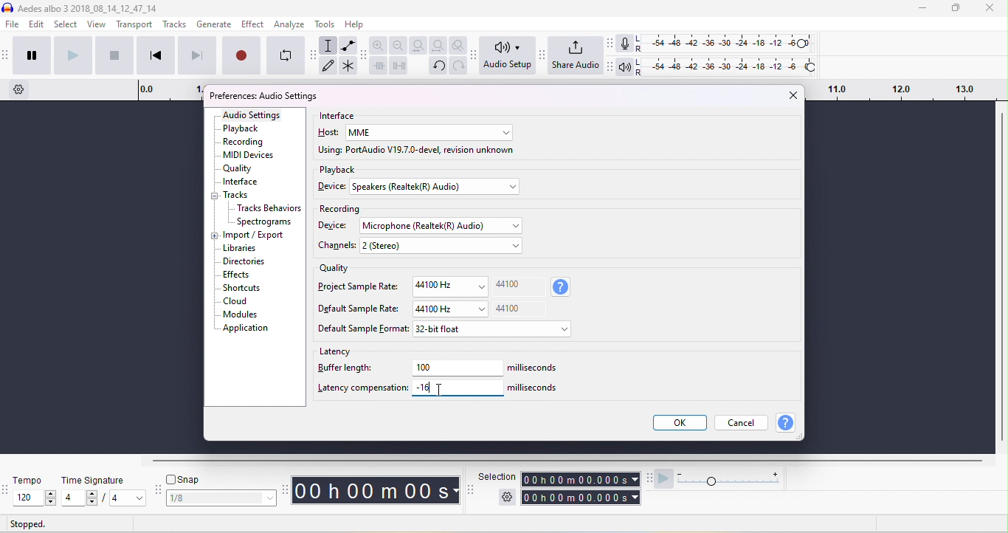 The image size is (1008, 533). What do you see at coordinates (474, 55) in the screenshot?
I see `Audacity audio setup toolbar` at bounding box center [474, 55].